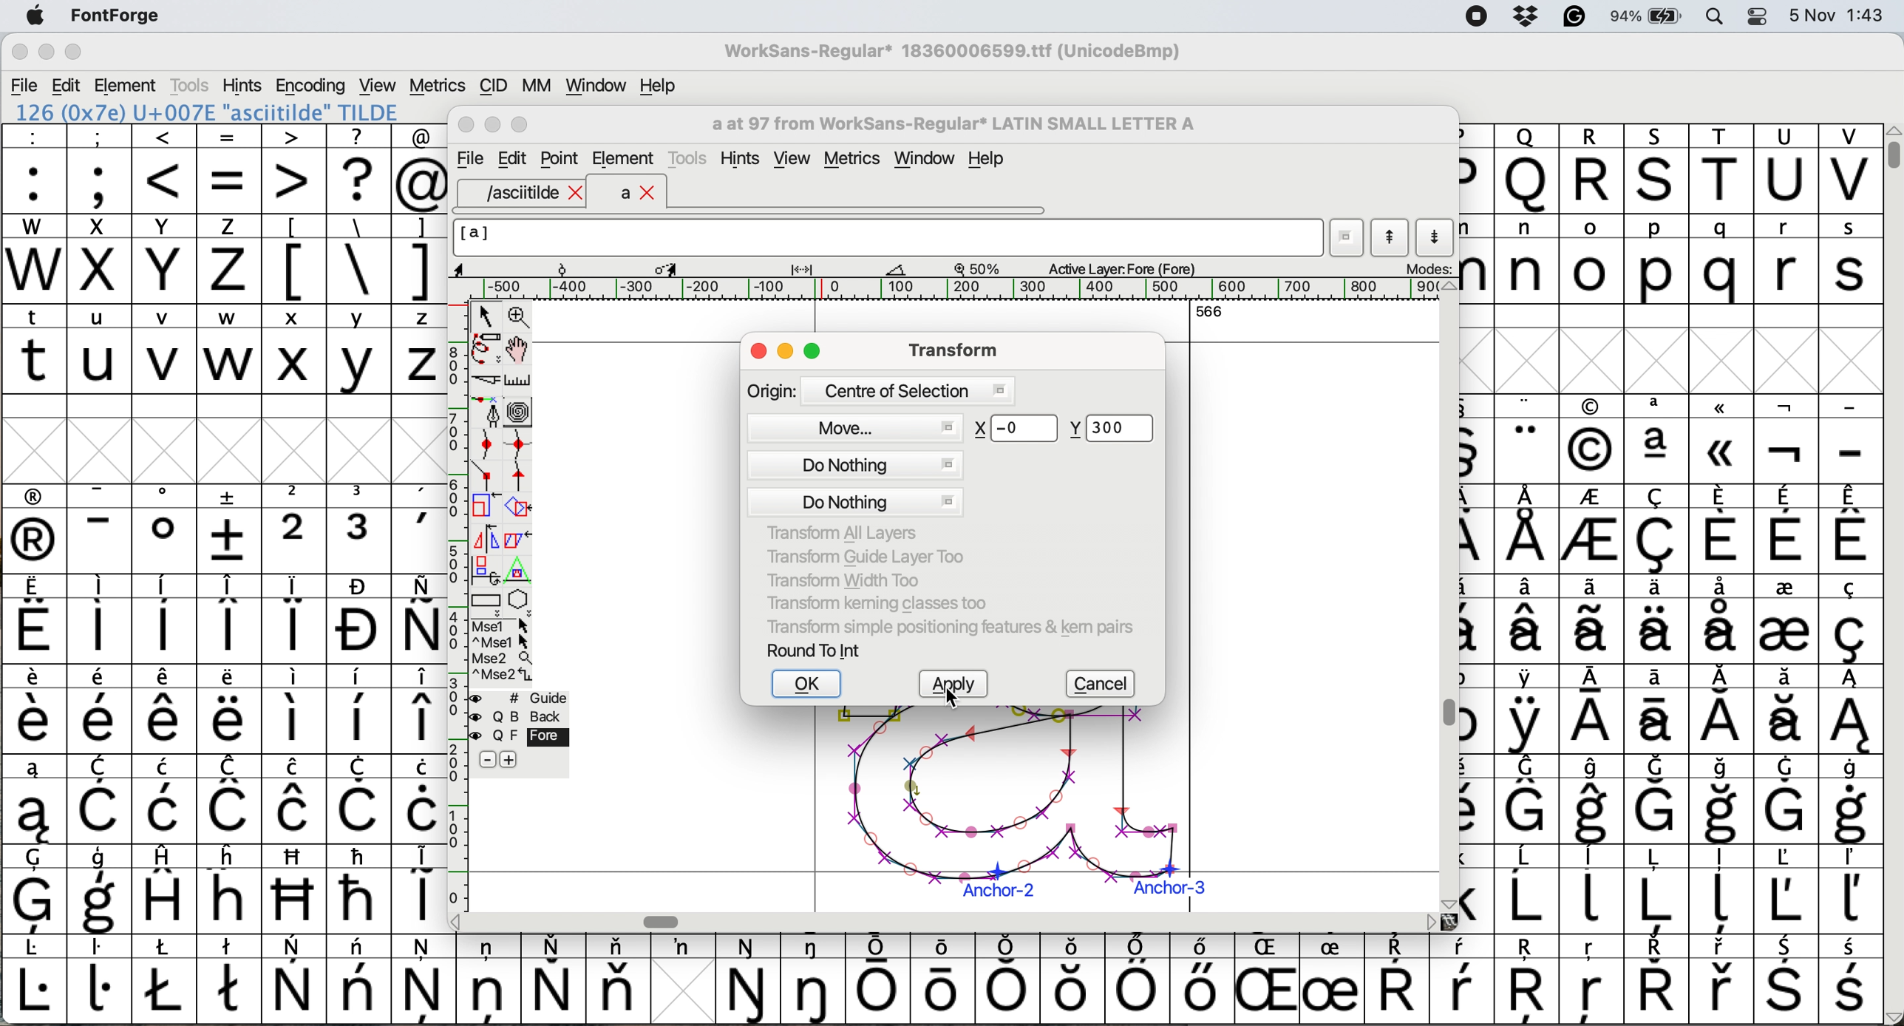 This screenshot has width=1904, height=1026. What do you see at coordinates (877, 603) in the screenshot?
I see `transform kerning classes too` at bounding box center [877, 603].